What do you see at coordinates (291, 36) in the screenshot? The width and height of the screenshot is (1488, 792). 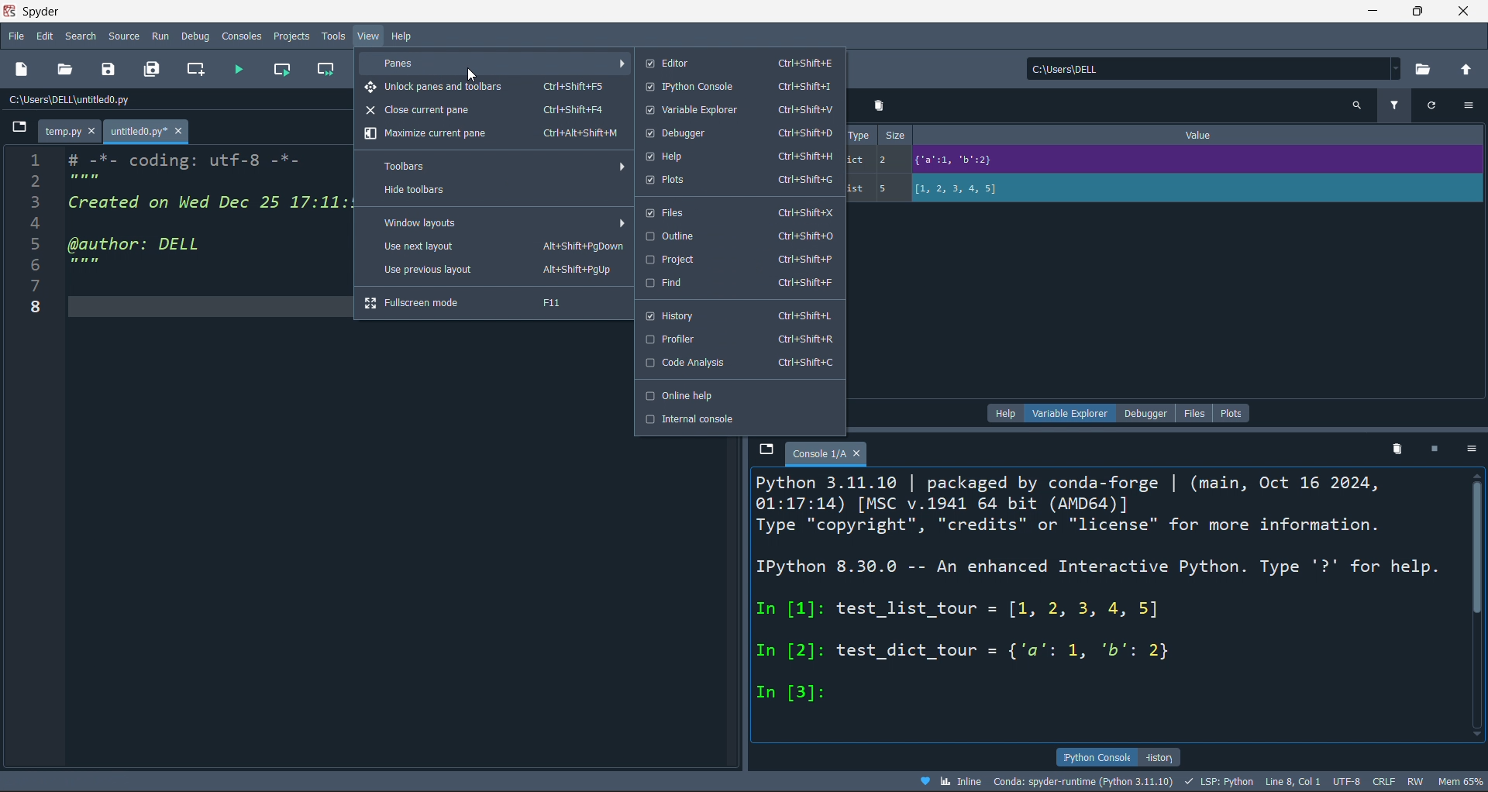 I see `projects` at bounding box center [291, 36].